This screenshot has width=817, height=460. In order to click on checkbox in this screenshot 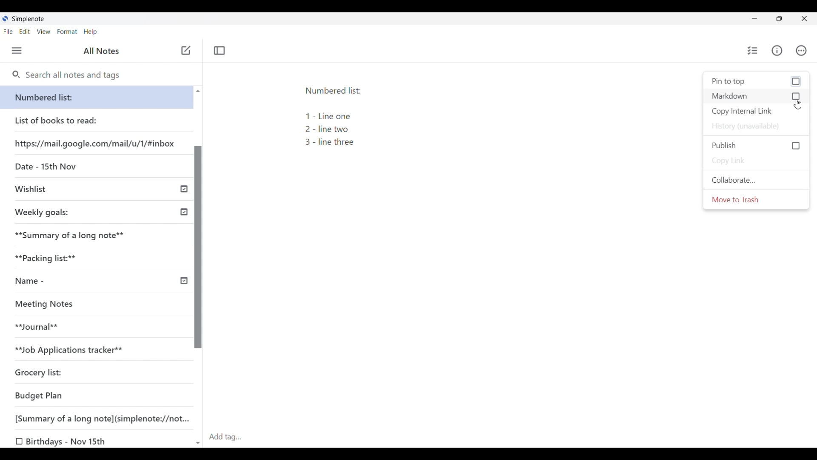, I will do `click(796, 146)`.